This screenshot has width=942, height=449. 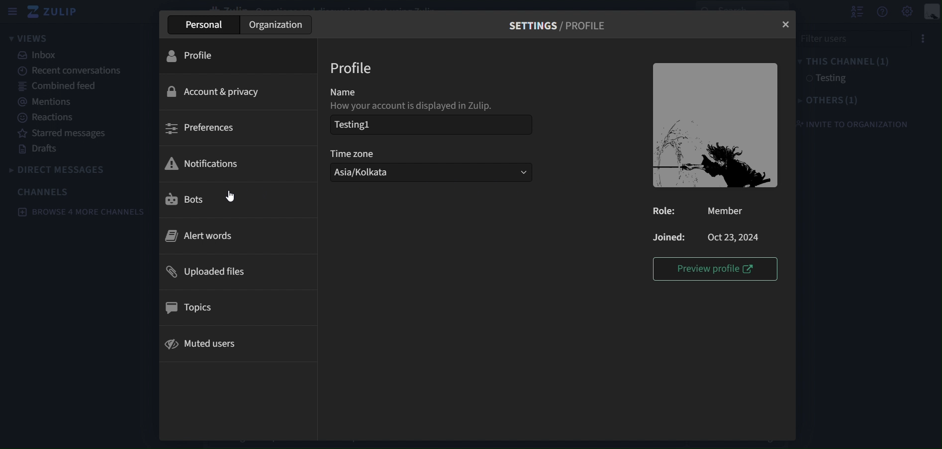 I want to click on inbox, so click(x=39, y=55).